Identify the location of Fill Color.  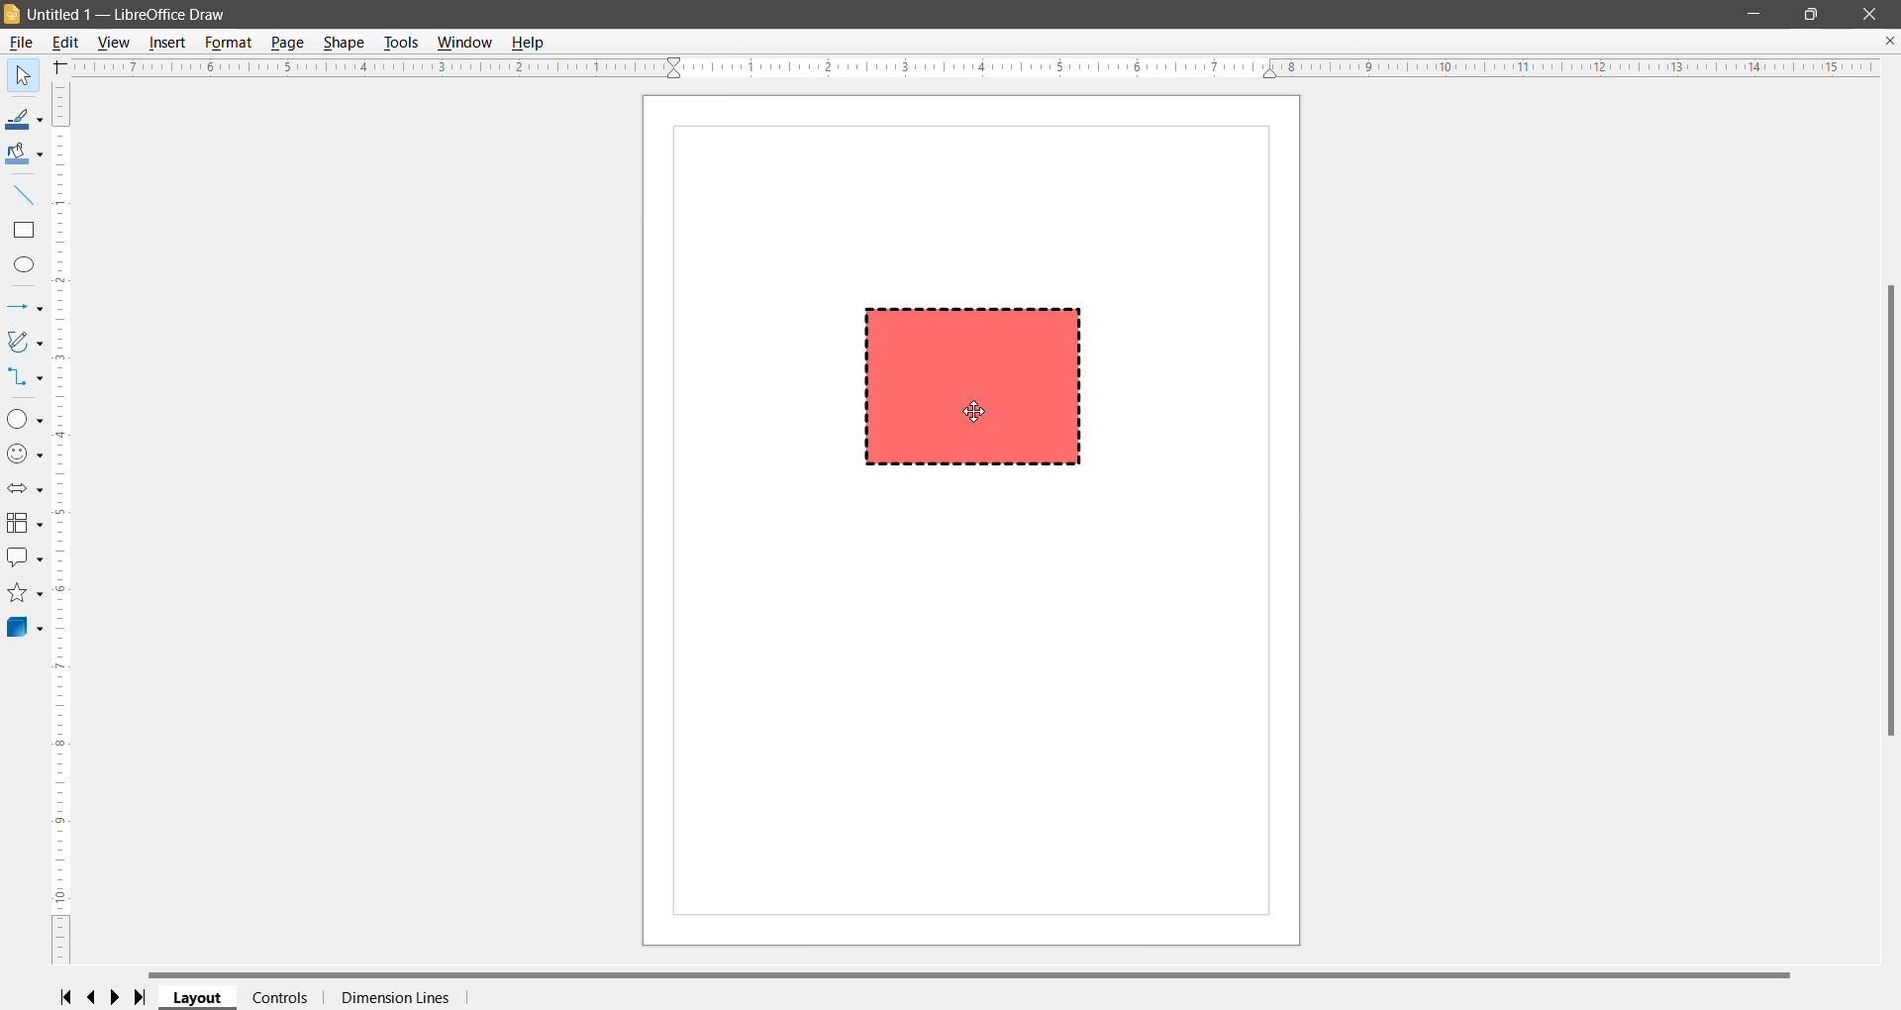
(25, 155).